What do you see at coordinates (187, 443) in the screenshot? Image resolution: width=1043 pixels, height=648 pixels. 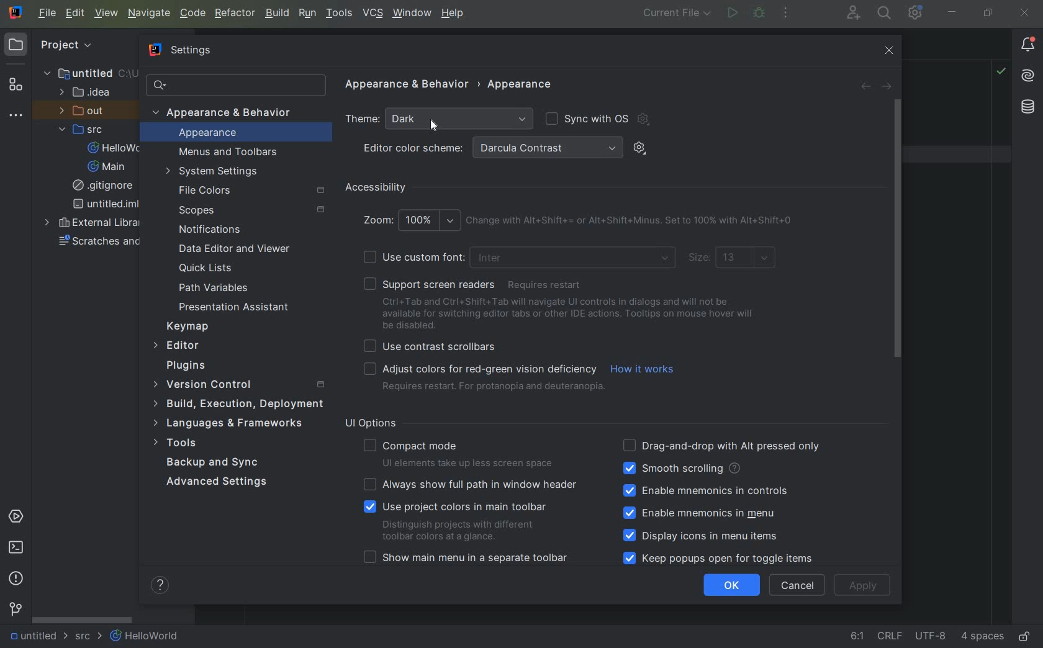 I see `TOOLS` at bounding box center [187, 443].